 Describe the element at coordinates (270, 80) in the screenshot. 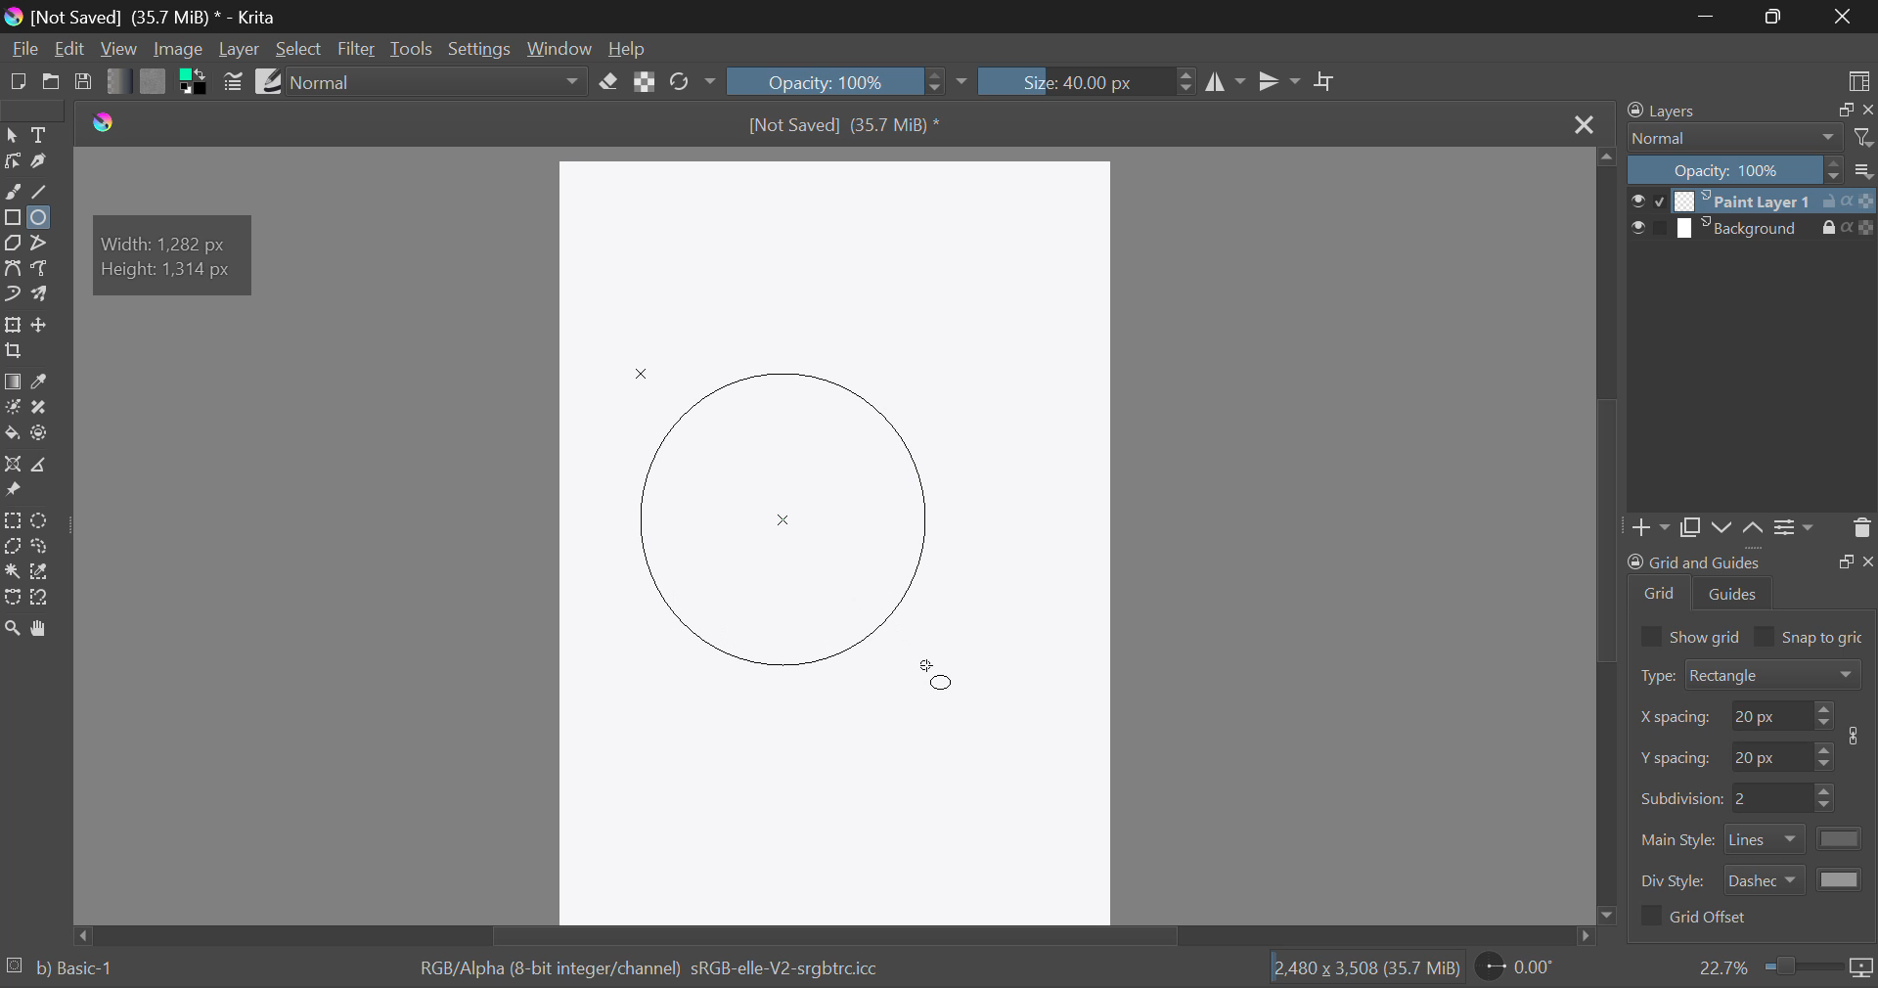

I see `Brush Presets` at that location.